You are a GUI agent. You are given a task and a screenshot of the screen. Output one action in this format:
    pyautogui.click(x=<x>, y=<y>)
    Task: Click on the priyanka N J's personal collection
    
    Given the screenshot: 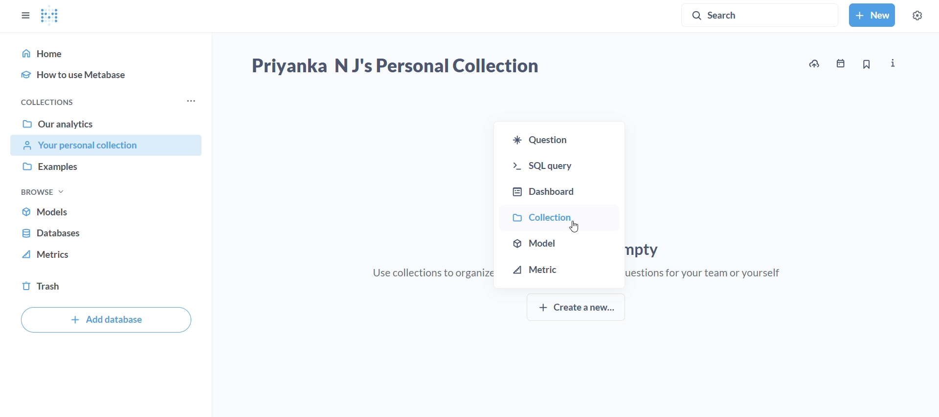 What is the action you would take?
    pyautogui.click(x=394, y=67)
    